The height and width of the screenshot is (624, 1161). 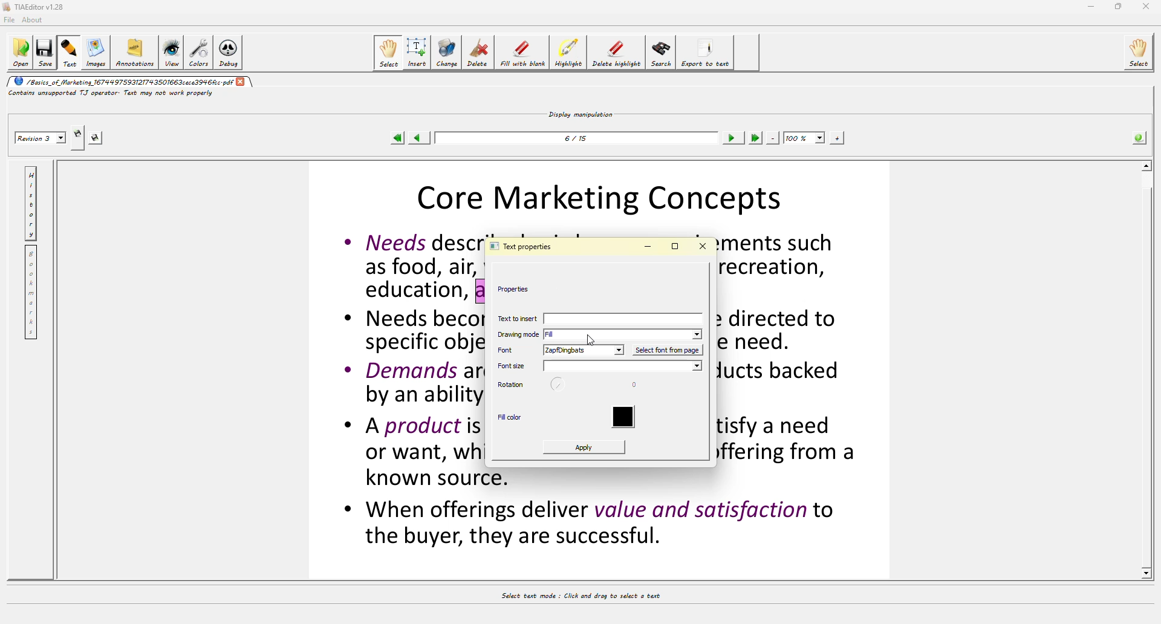 I want to click on about, so click(x=35, y=21).